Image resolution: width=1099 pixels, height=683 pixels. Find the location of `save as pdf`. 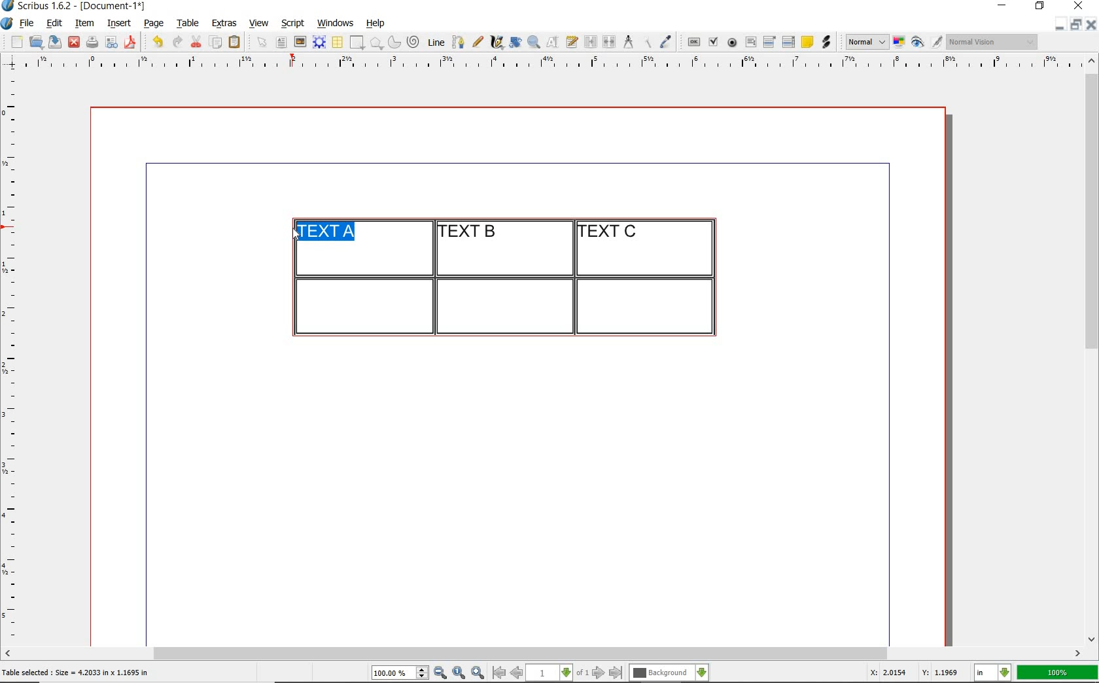

save as pdf is located at coordinates (132, 42).